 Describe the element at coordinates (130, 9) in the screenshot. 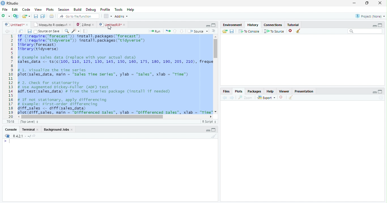

I see `Help` at that location.